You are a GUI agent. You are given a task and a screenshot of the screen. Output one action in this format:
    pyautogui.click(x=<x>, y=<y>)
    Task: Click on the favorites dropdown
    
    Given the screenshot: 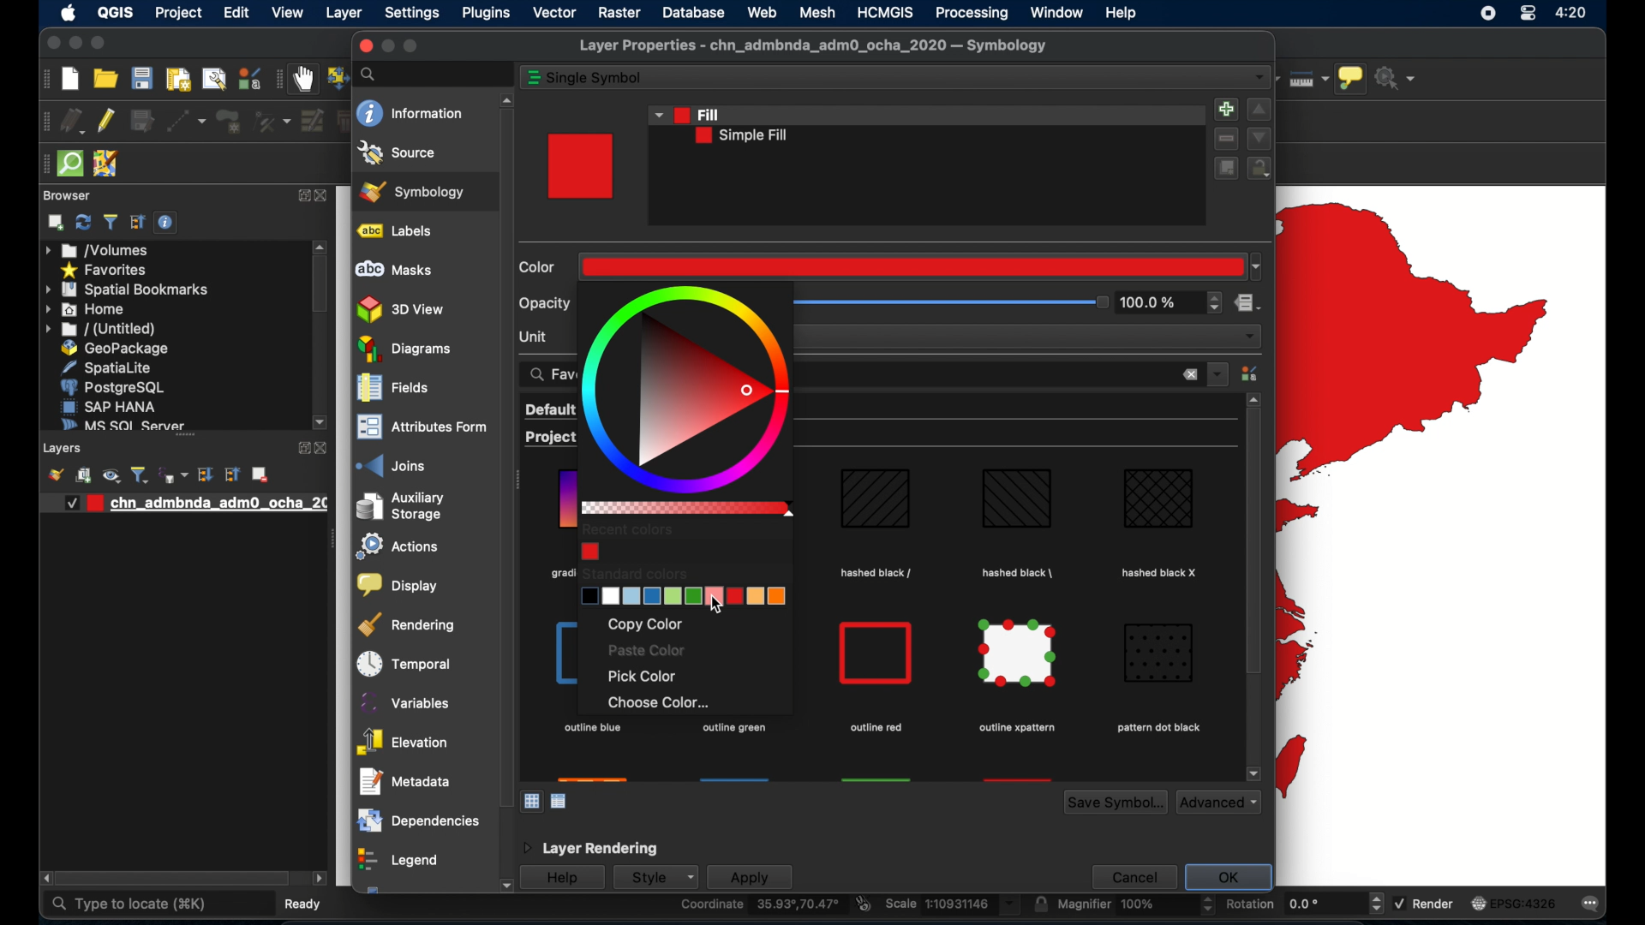 What is the action you would take?
    pyautogui.click(x=1218, y=373)
    